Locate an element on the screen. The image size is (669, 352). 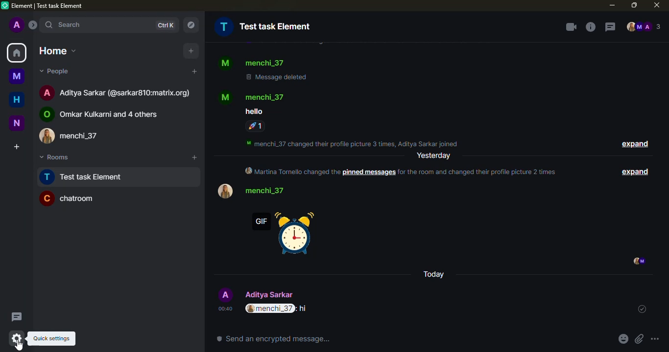
expand is located at coordinates (33, 24).